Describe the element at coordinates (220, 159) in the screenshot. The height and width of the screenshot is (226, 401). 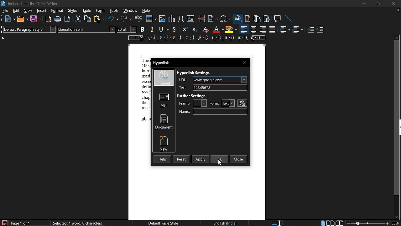
I see `ok` at that location.